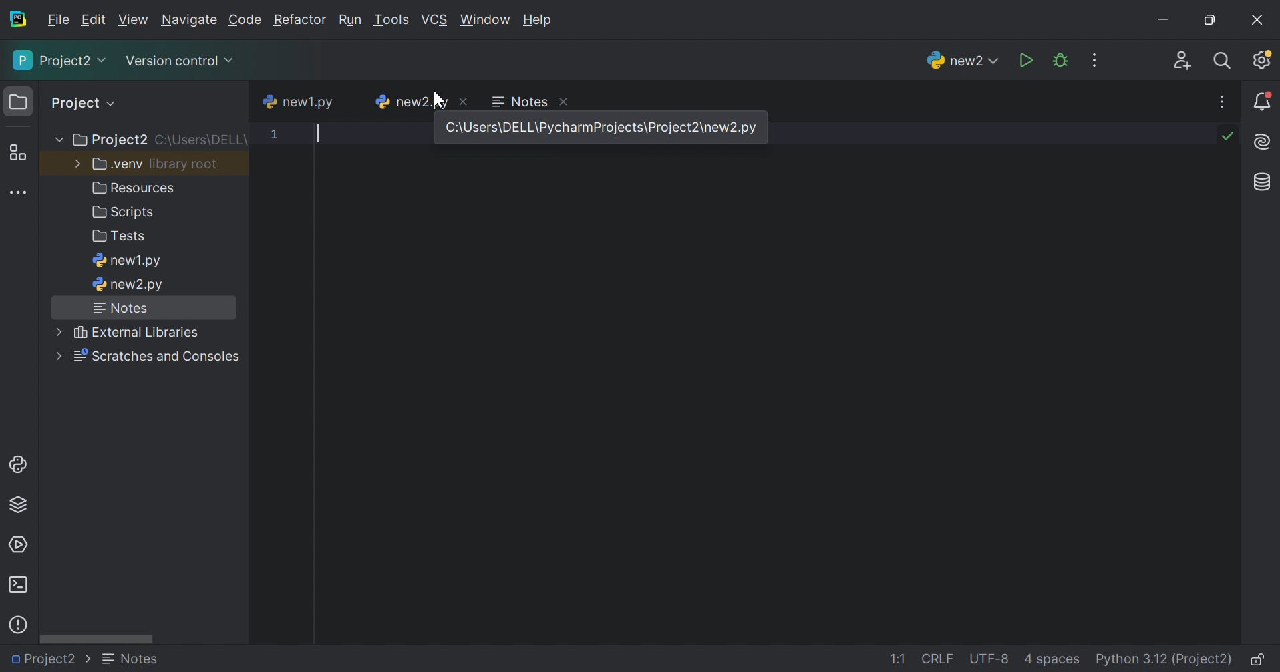  What do you see at coordinates (298, 103) in the screenshot?
I see `new1.py` at bounding box center [298, 103].